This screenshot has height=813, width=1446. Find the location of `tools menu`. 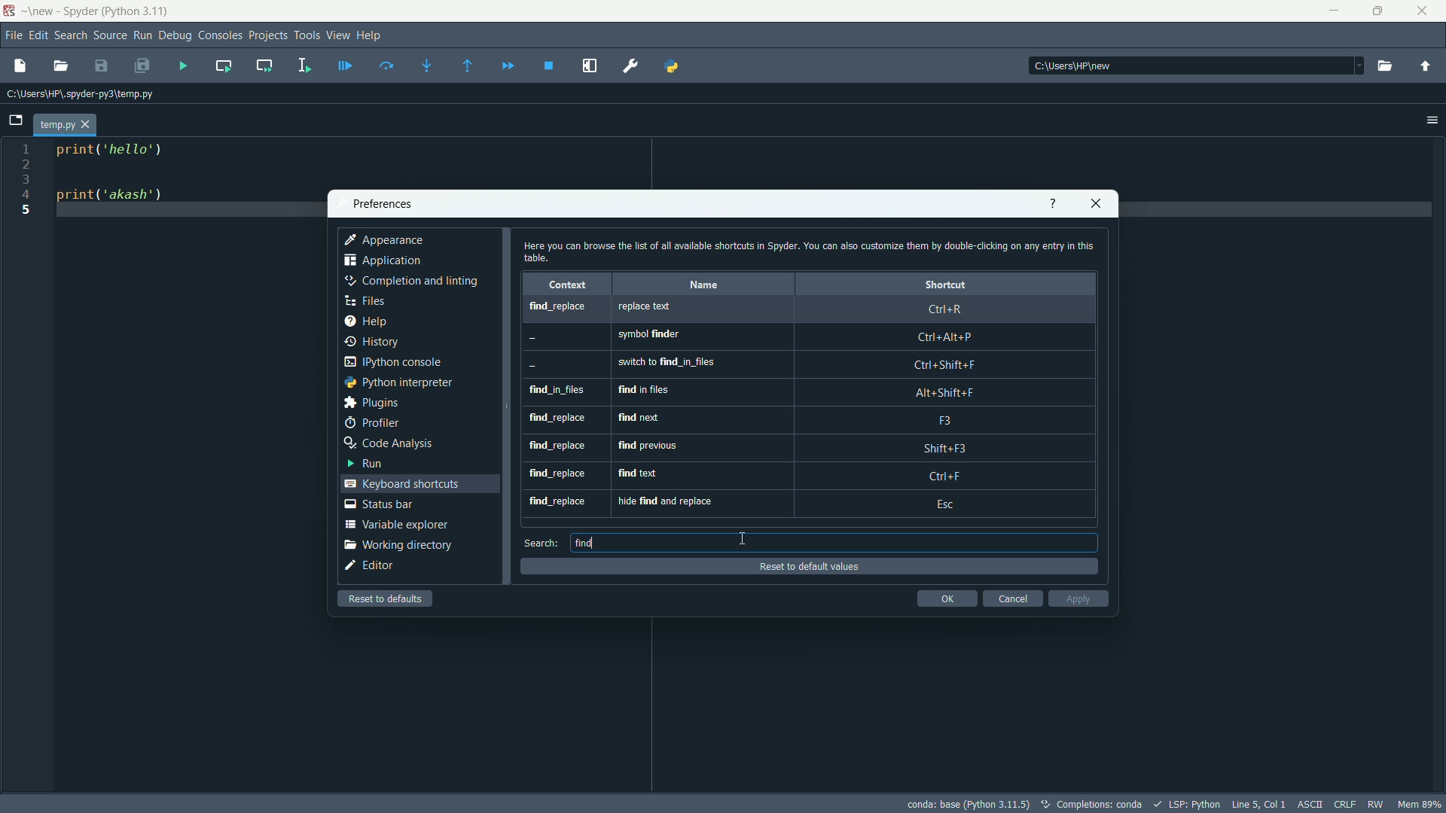

tools menu is located at coordinates (308, 36).